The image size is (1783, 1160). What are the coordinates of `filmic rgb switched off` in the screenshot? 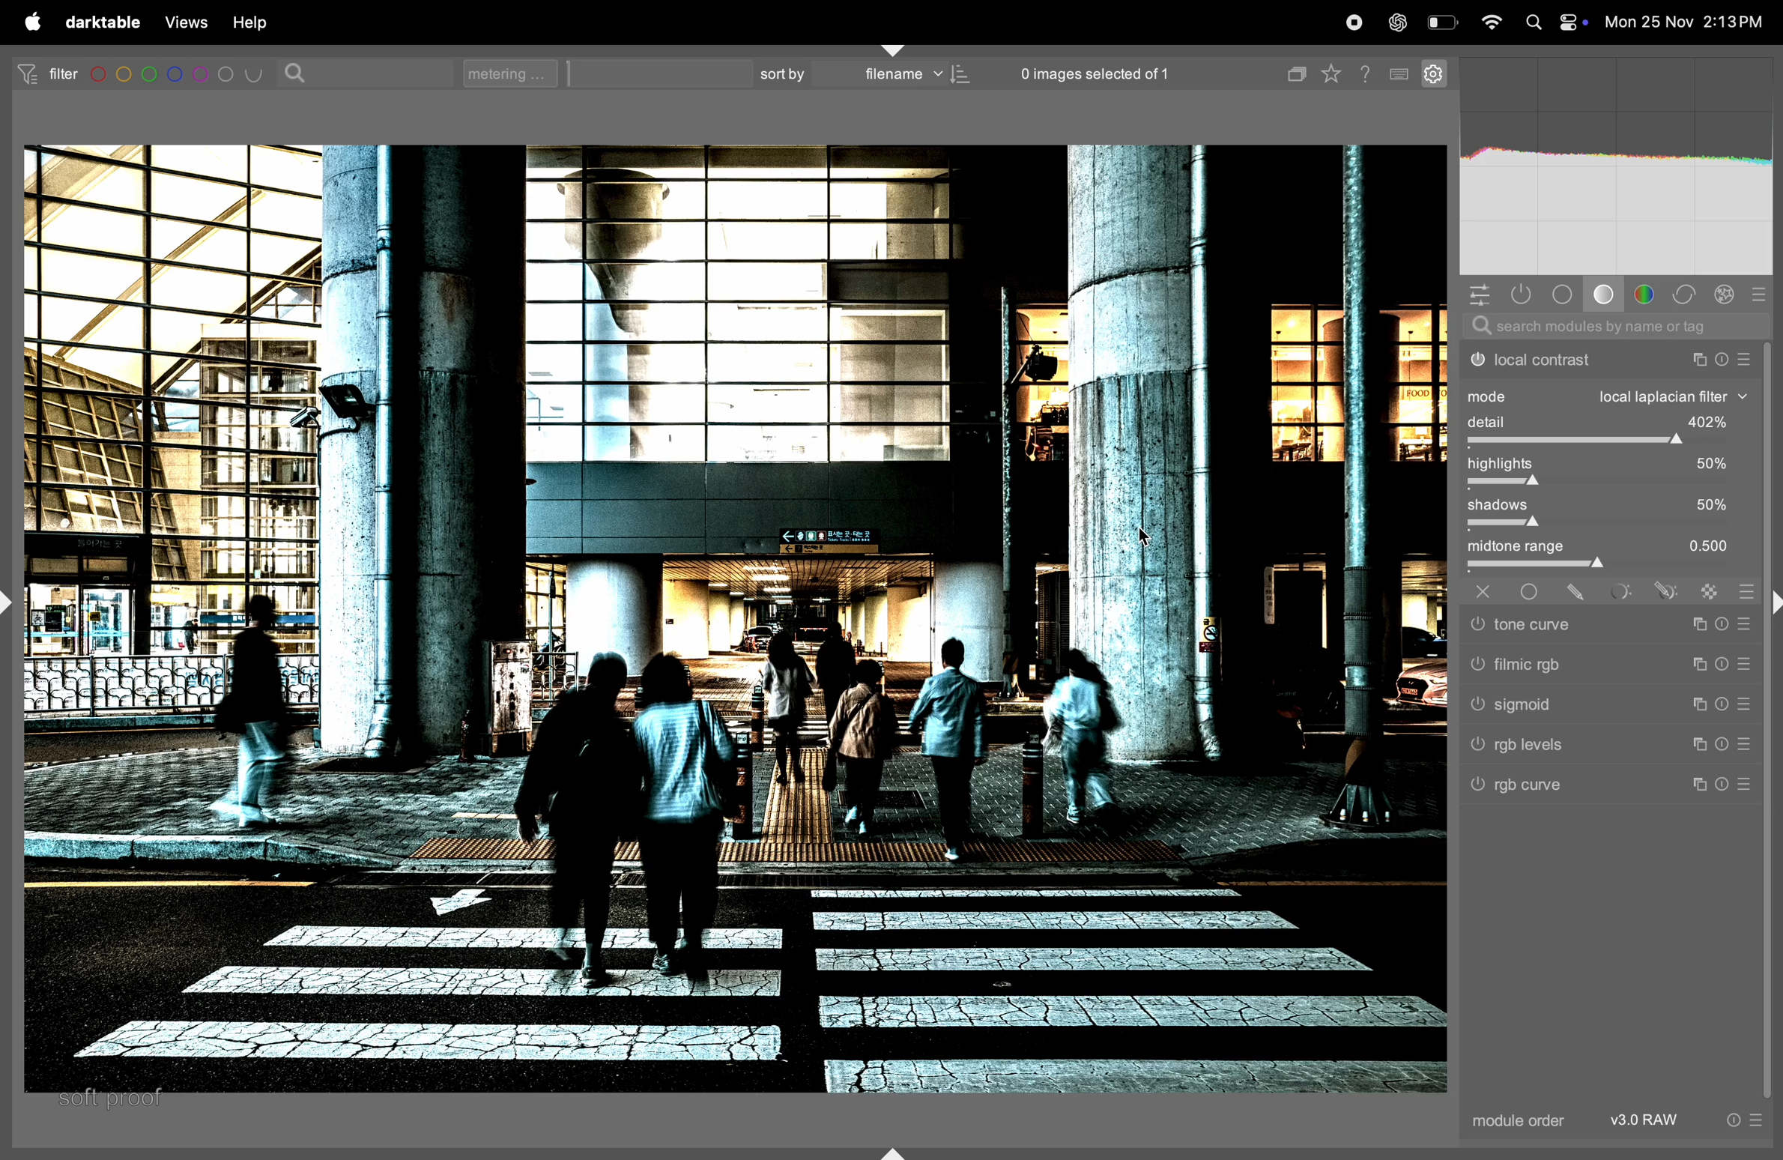 It's located at (1476, 665).